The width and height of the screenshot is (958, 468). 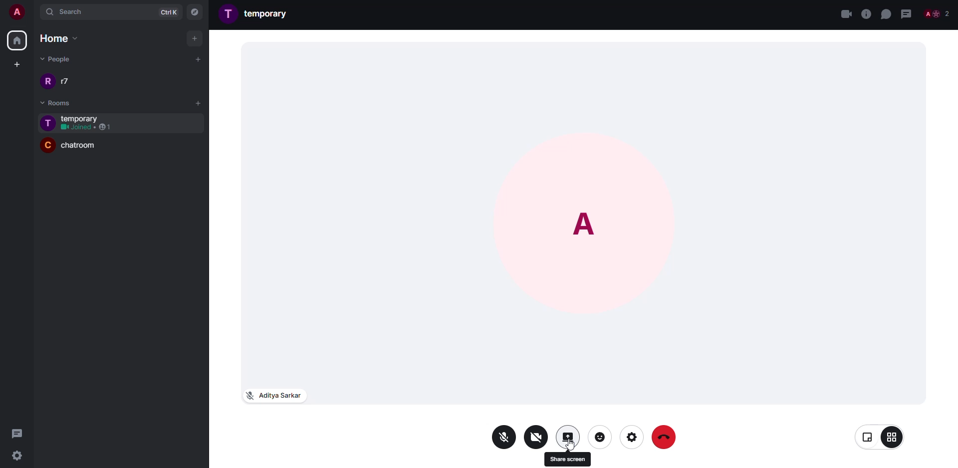 I want to click on people, so click(x=938, y=13).